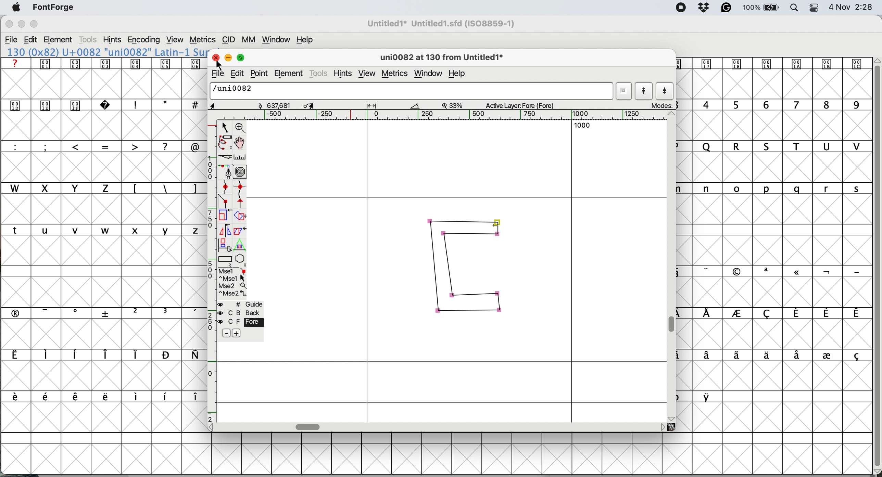 The image size is (882, 477). Describe the element at coordinates (501, 305) in the screenshot. I see `corner points connected` at that location.